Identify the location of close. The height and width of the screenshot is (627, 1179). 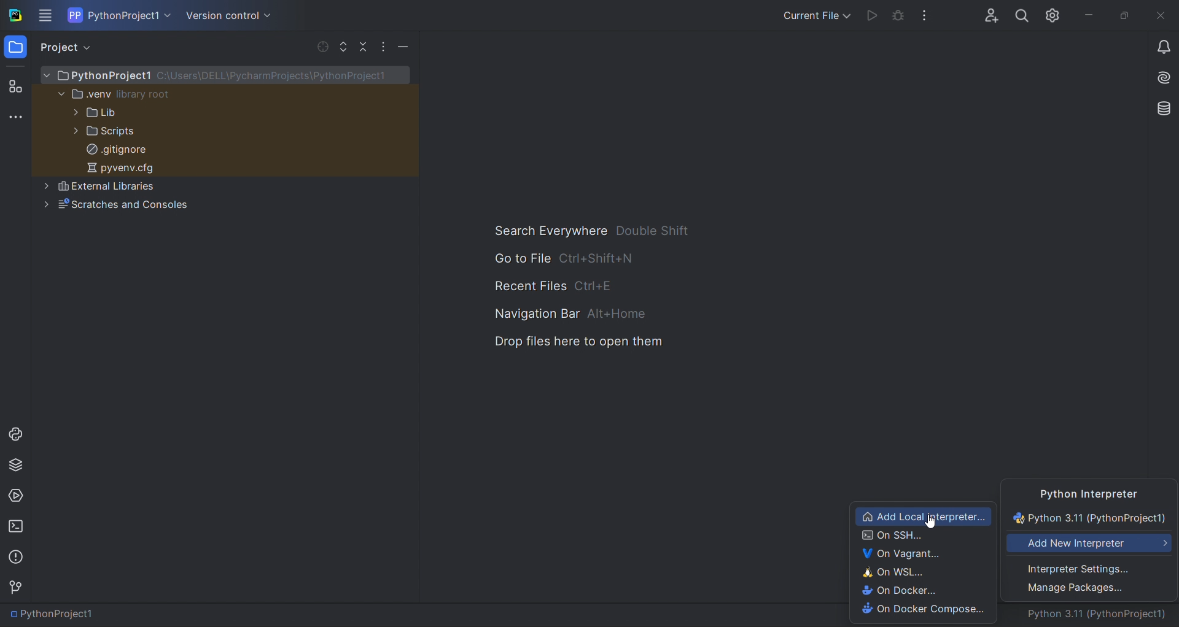
(1161, 17).